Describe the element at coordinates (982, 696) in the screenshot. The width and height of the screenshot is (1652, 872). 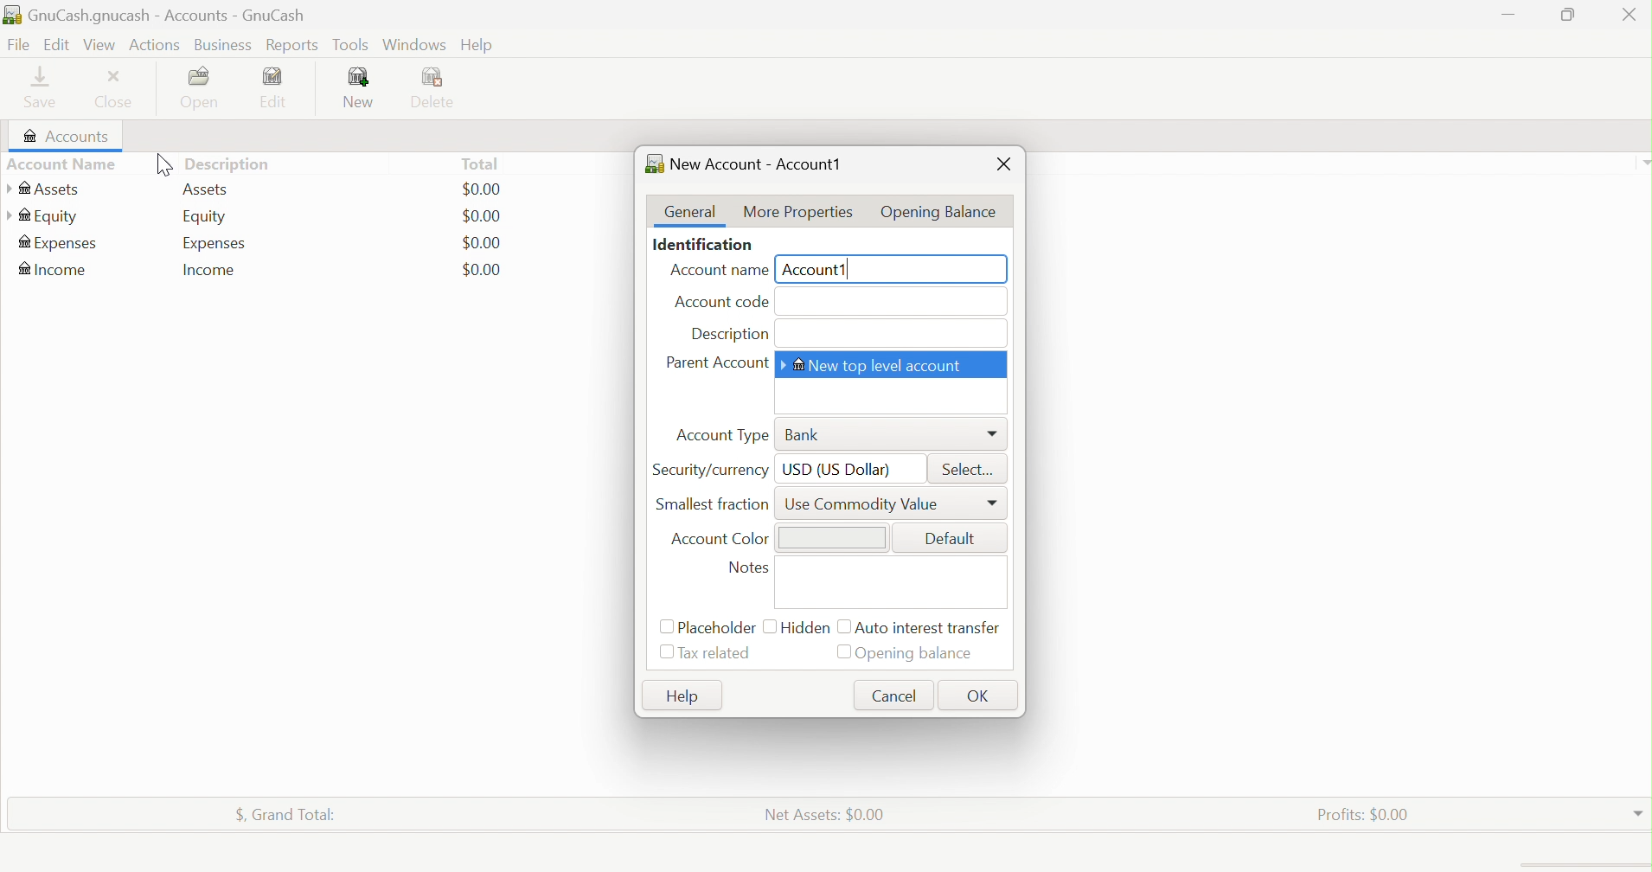
I see `OK` at that location.